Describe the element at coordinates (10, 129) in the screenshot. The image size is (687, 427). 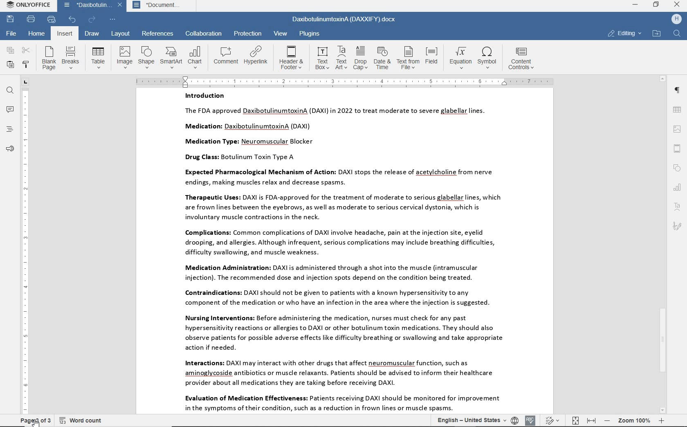
I see `heading` at that location.